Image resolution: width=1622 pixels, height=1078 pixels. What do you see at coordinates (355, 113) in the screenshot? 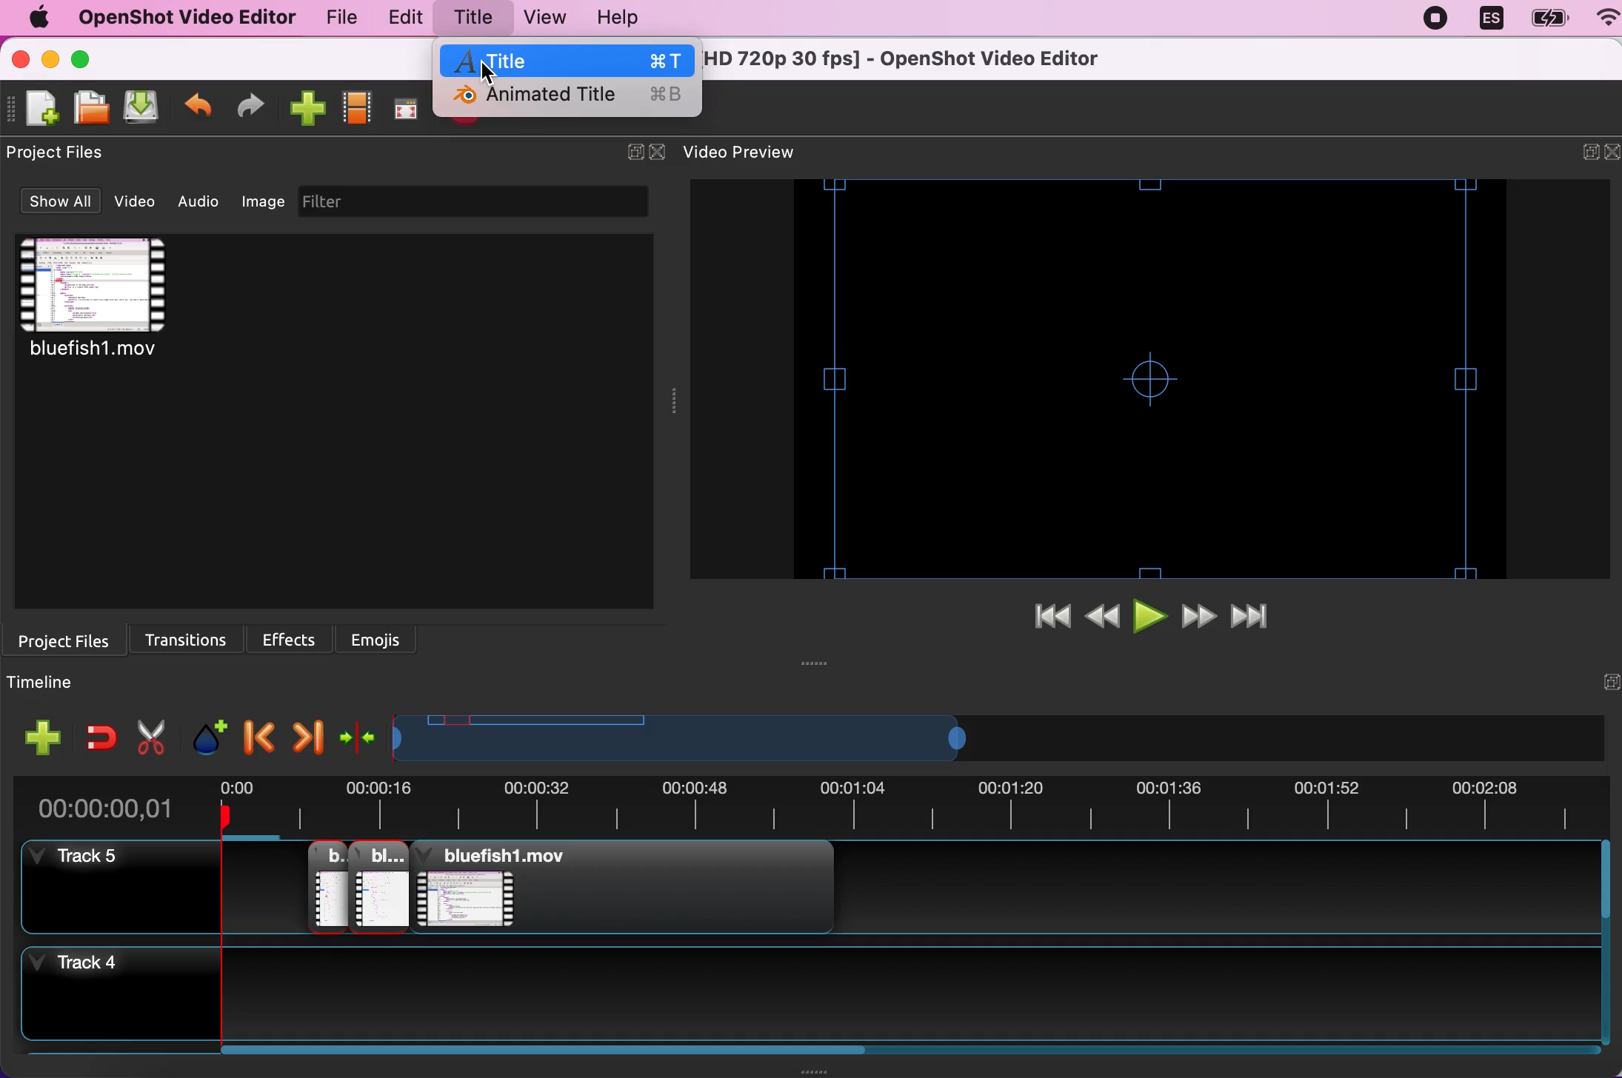
I see `show profile` at bounding box center [355, 113].